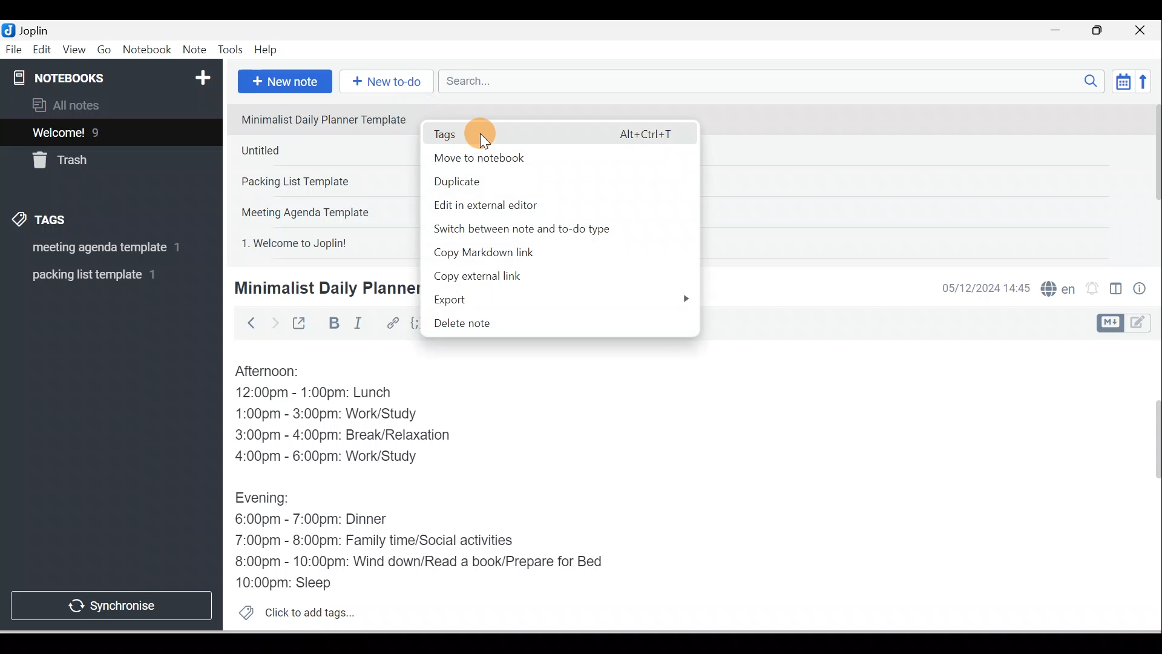  I want to click on 6:00pm - 7:00pm: Dinner, so click(320, 520).